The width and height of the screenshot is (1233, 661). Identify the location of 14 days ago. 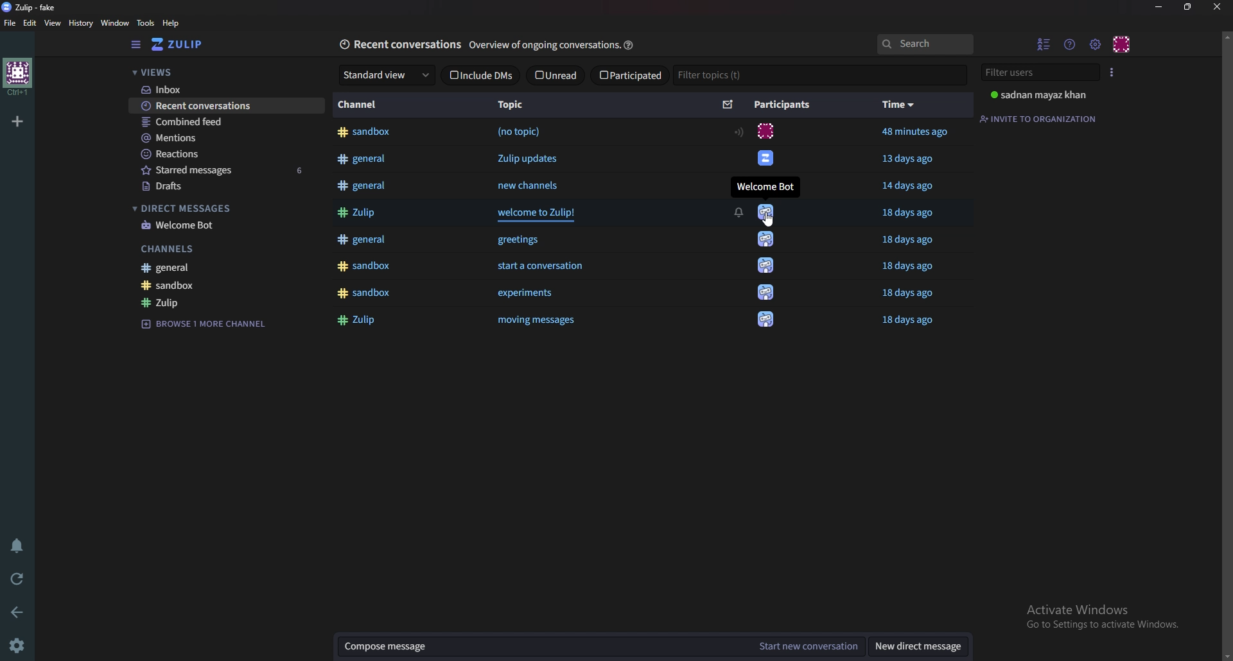
(909, 186).